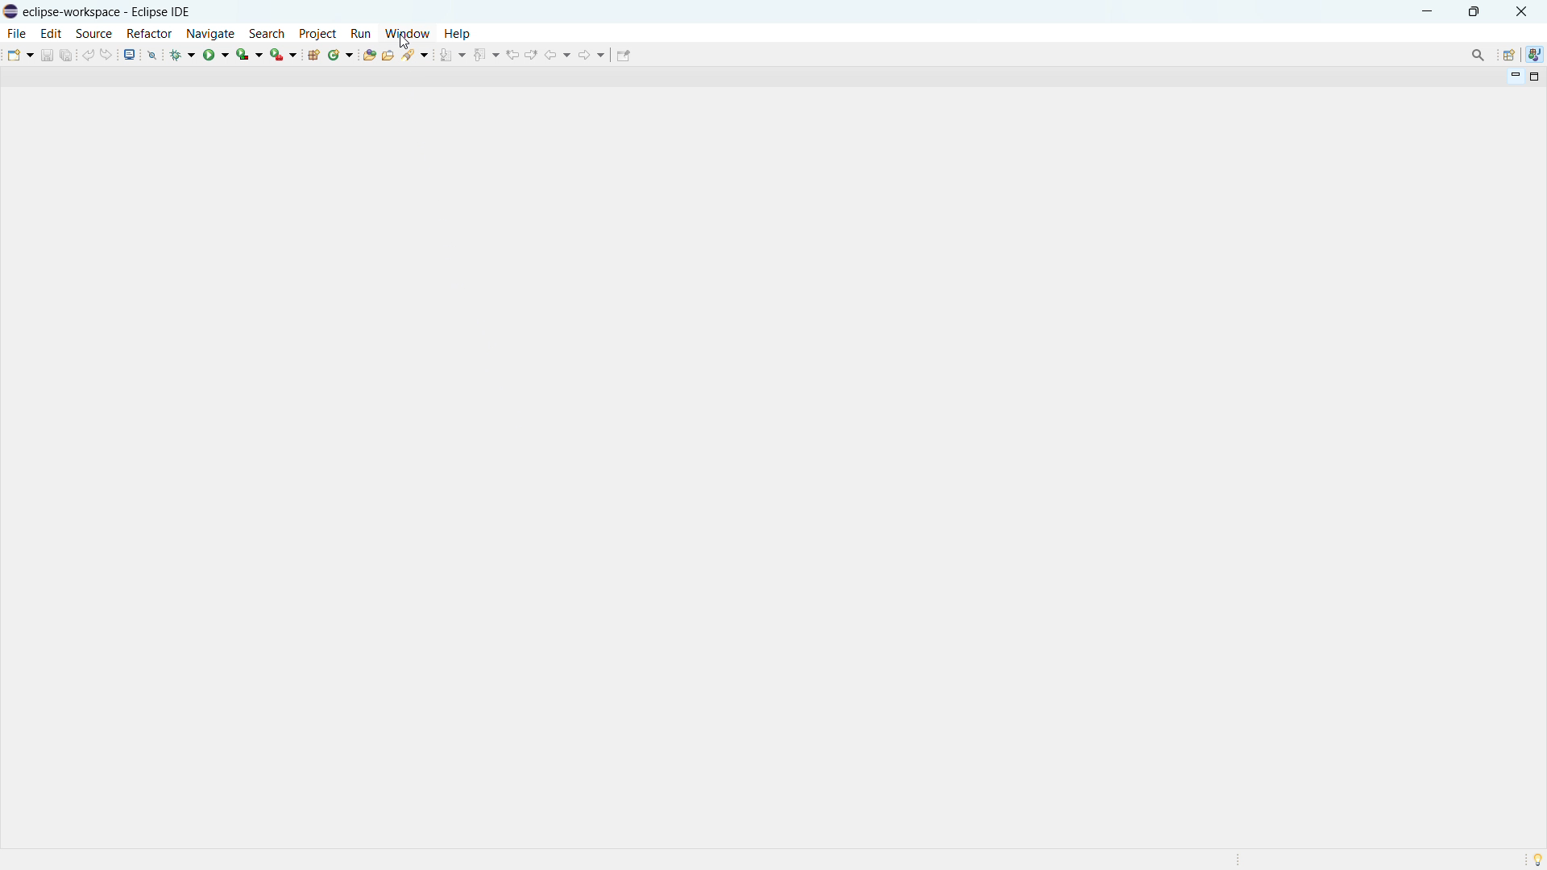 The height and width of the screenshot is (870, 1547). I want to click on edit, so click(52, 33).